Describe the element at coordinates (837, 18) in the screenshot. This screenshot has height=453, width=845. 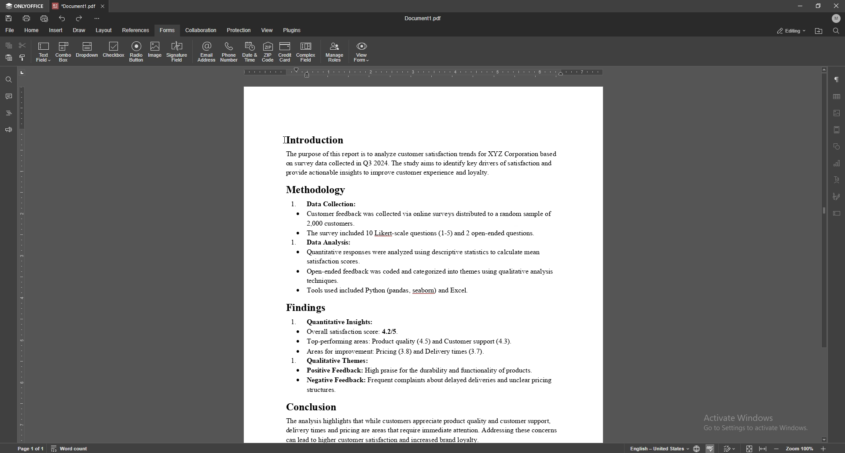
I see `profile` at that location.